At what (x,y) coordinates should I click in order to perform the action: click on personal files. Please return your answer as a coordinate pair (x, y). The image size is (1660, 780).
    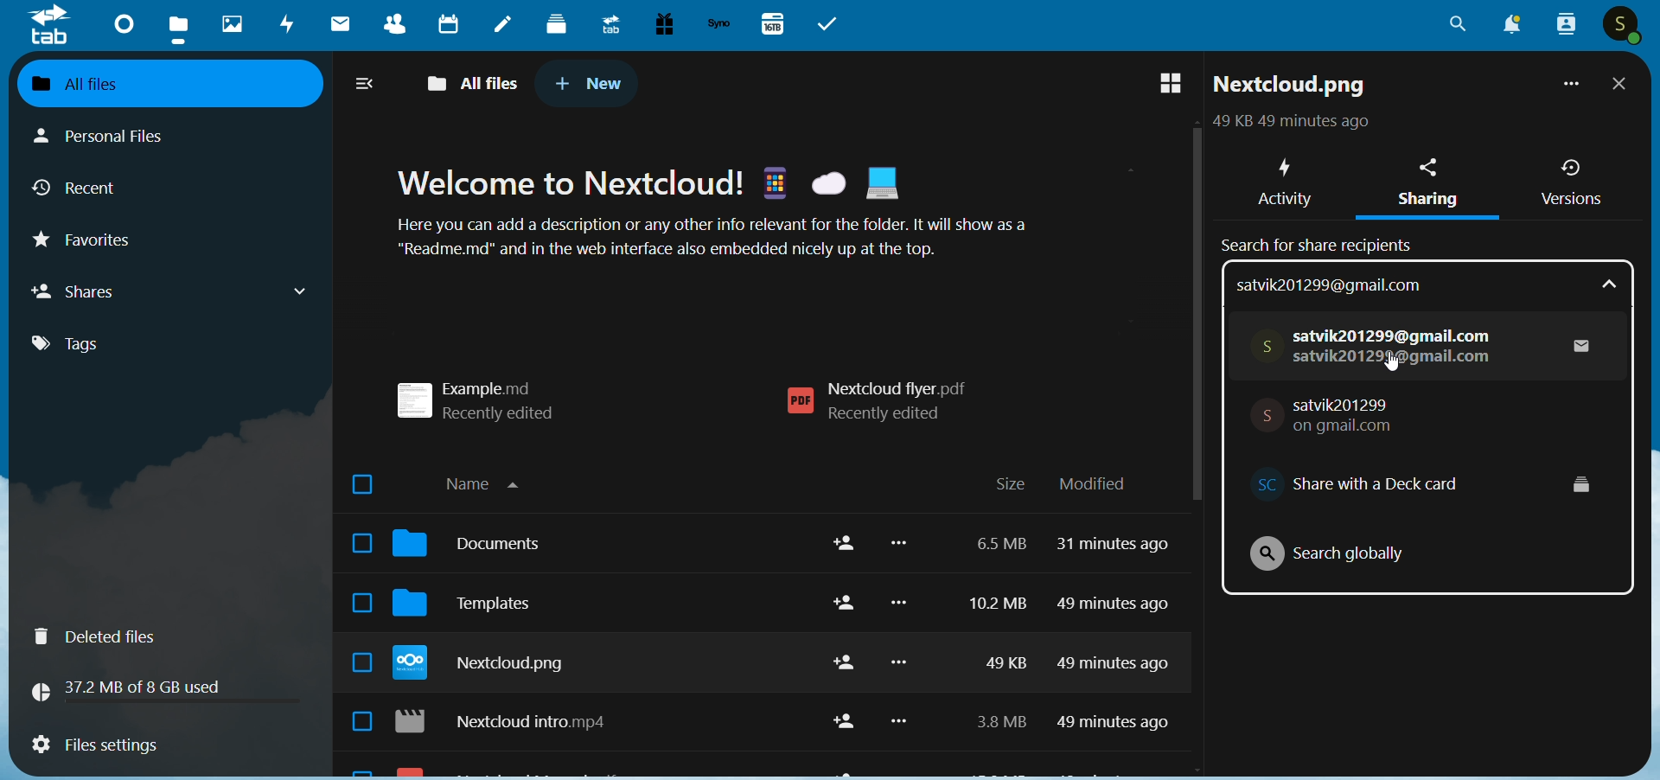
    Looking at the image, I should click on (118, 134).